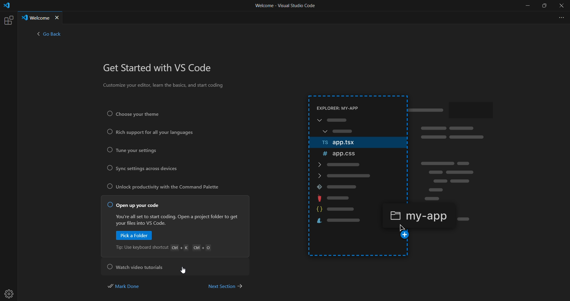 The height and width of the screenshot is (301, 570). Describe the element at coordinates (356, 186) in the screenshot. I see `git source` at that location.